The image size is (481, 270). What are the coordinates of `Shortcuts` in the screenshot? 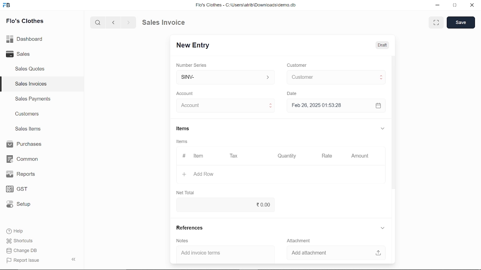 It's located at (24, 241).